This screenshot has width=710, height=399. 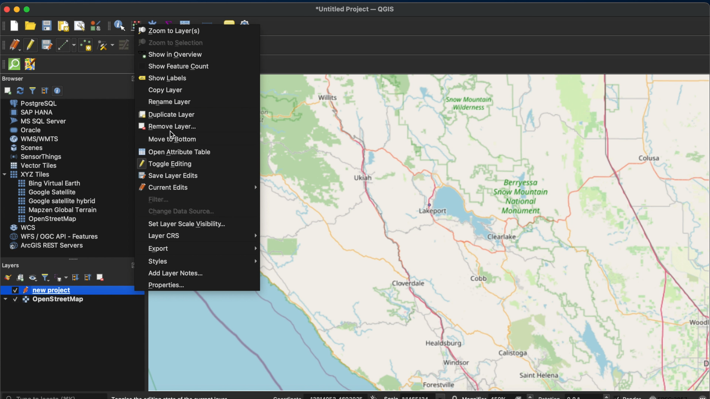 I want to click on scenes, so click(x=26, y=147).